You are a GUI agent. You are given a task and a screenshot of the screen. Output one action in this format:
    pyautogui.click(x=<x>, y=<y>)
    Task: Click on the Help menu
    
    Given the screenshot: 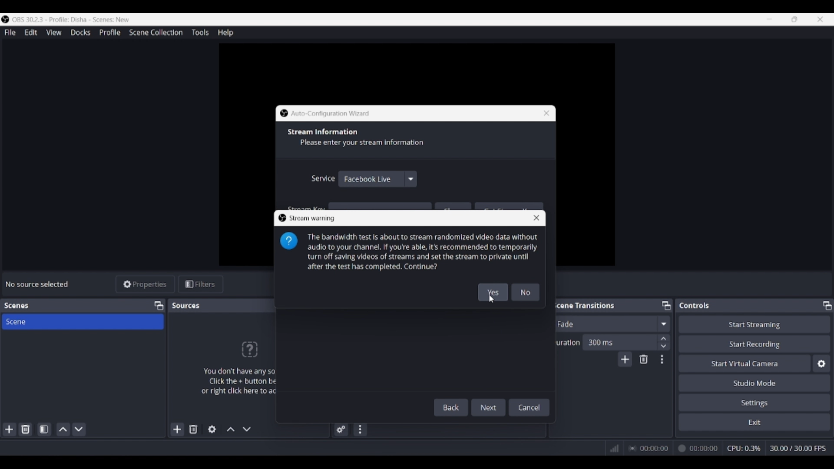 What is the action you would take?
    pyautogui.click(x=225, y=33)
    